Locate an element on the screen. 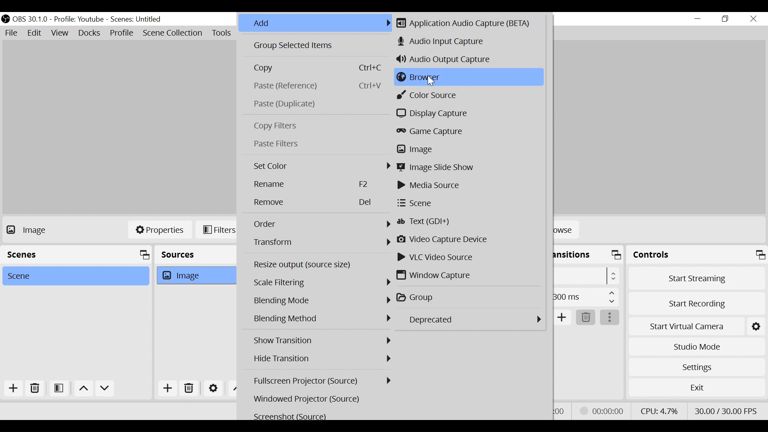  Transform is located at coordinates (322, 242).